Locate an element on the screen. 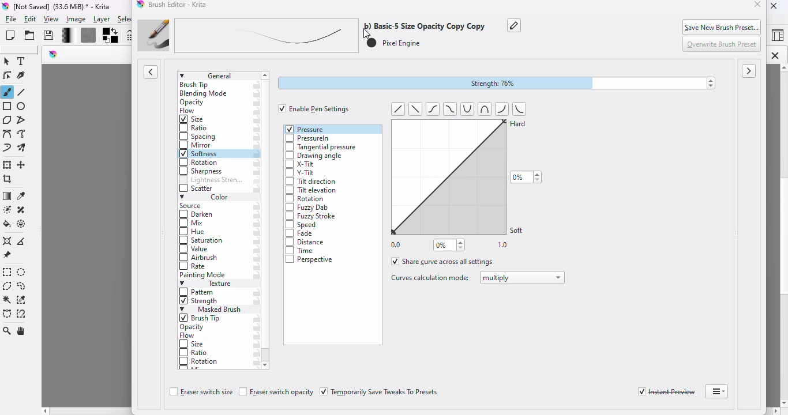 This screenshot has width=788, height=415. multiply is located at coordinates (523, 278).